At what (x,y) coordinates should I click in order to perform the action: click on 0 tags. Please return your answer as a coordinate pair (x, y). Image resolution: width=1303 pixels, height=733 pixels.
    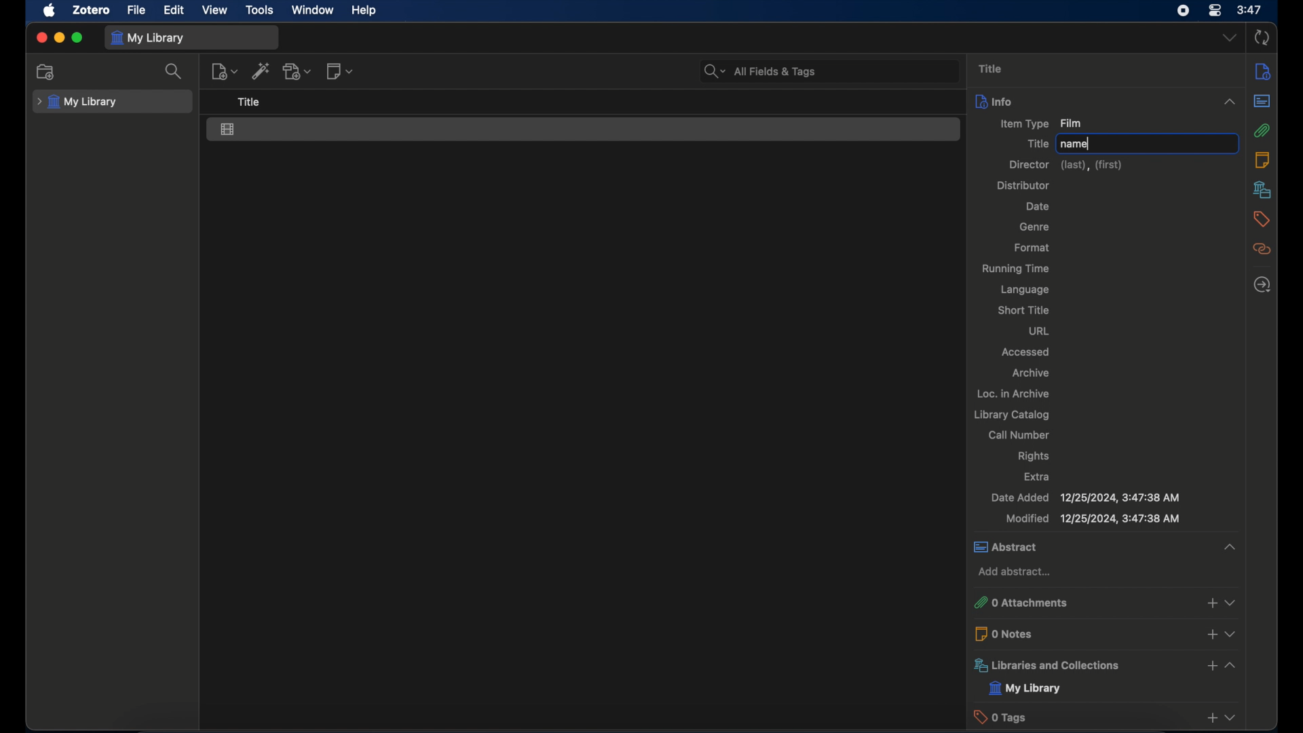
    Looking at the image, I should click on (1076, 716).